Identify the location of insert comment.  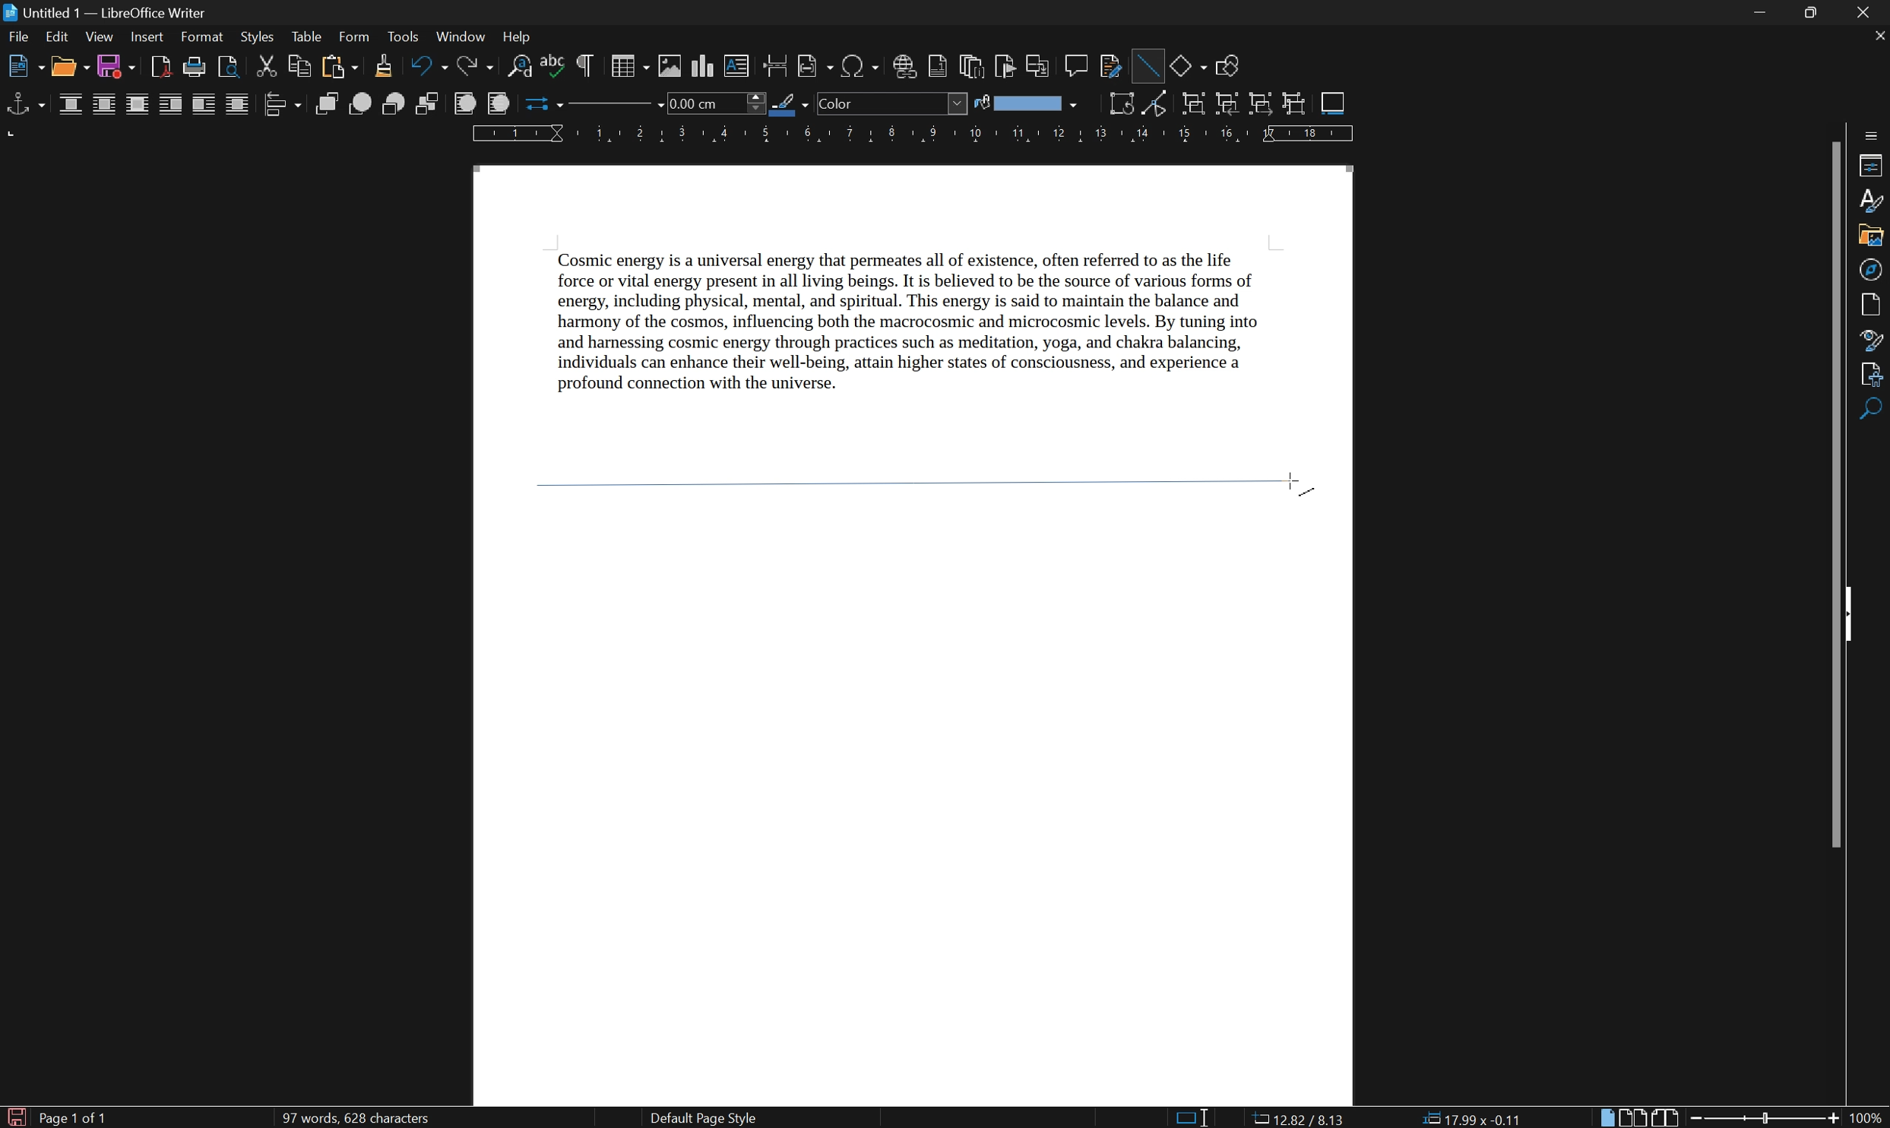
(1078, 65).